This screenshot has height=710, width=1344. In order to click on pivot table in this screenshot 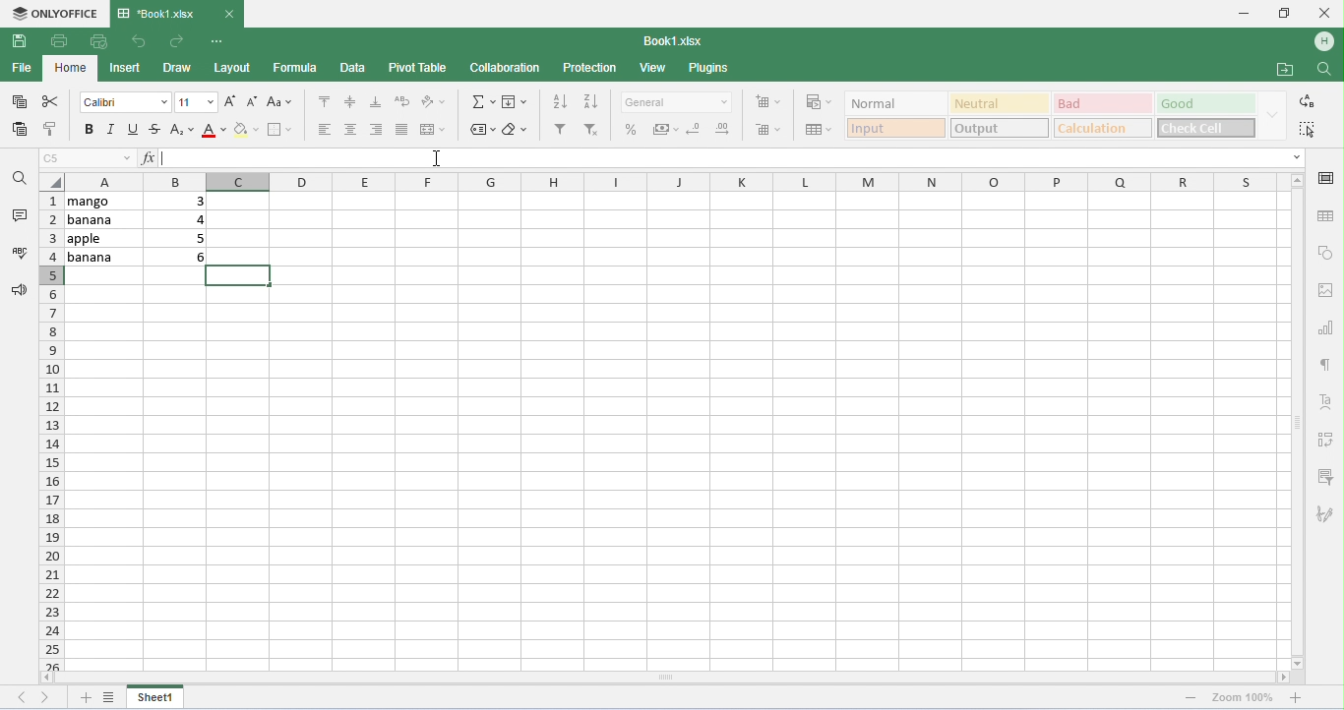, I will do `click(418, 68)`.